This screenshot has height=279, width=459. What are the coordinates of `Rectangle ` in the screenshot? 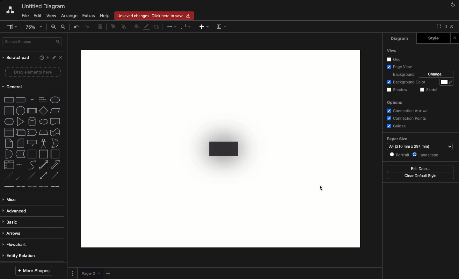 It's located at (9, 100).